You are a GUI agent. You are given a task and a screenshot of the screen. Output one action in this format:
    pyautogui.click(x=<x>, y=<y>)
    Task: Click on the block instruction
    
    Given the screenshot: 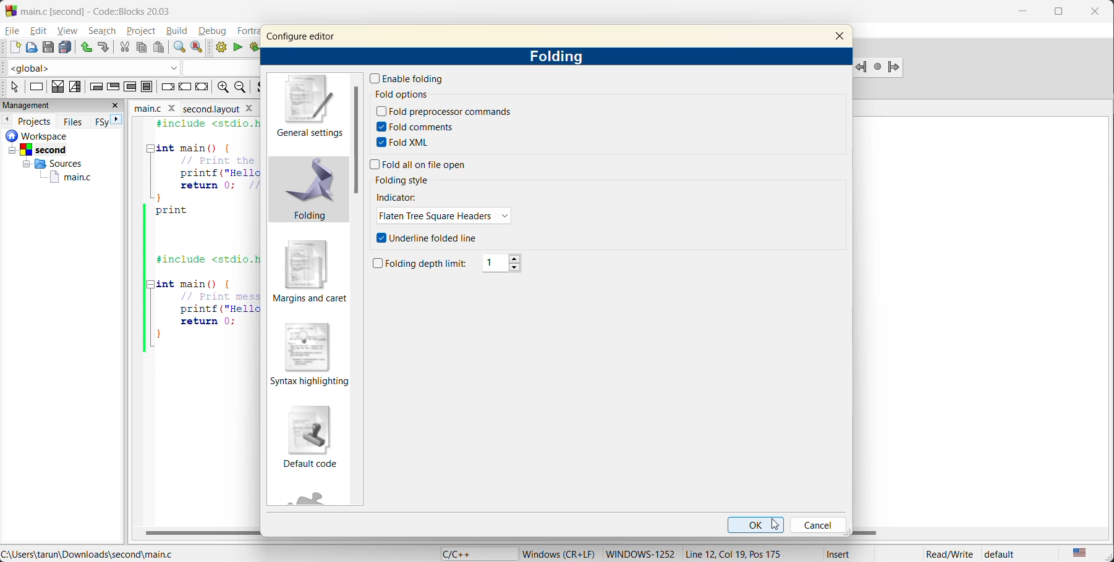 What is the action you would take?
    pyautogui.click(x=147, y=86)
    